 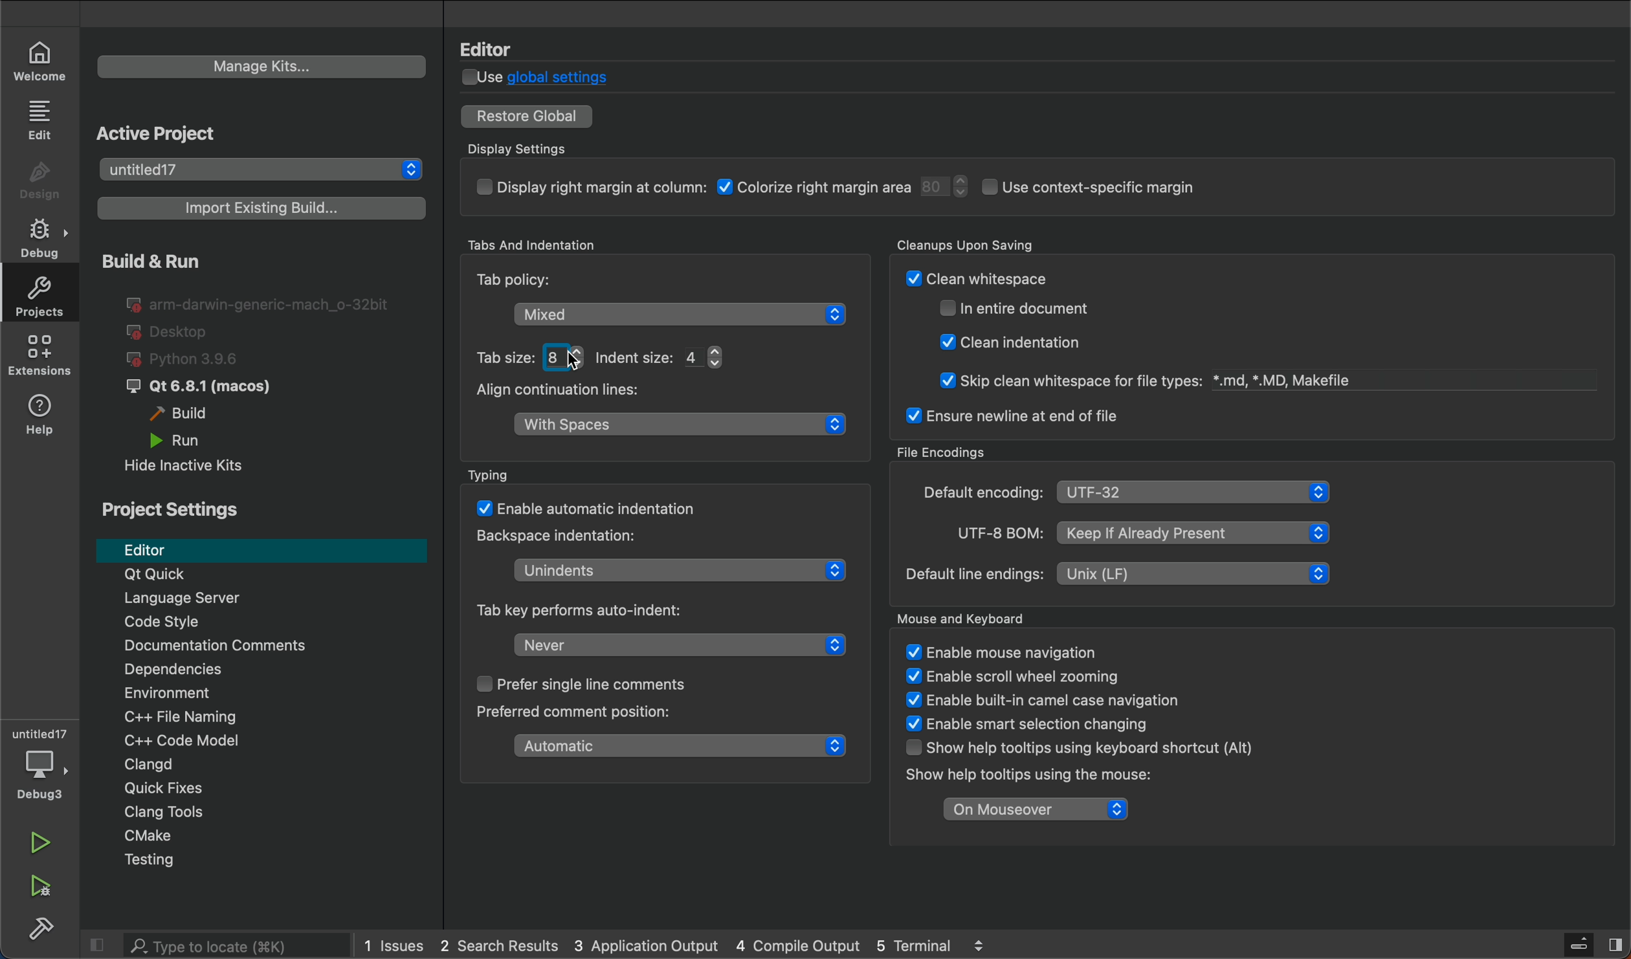 I want to click on editor, so click(x=261, y=549).